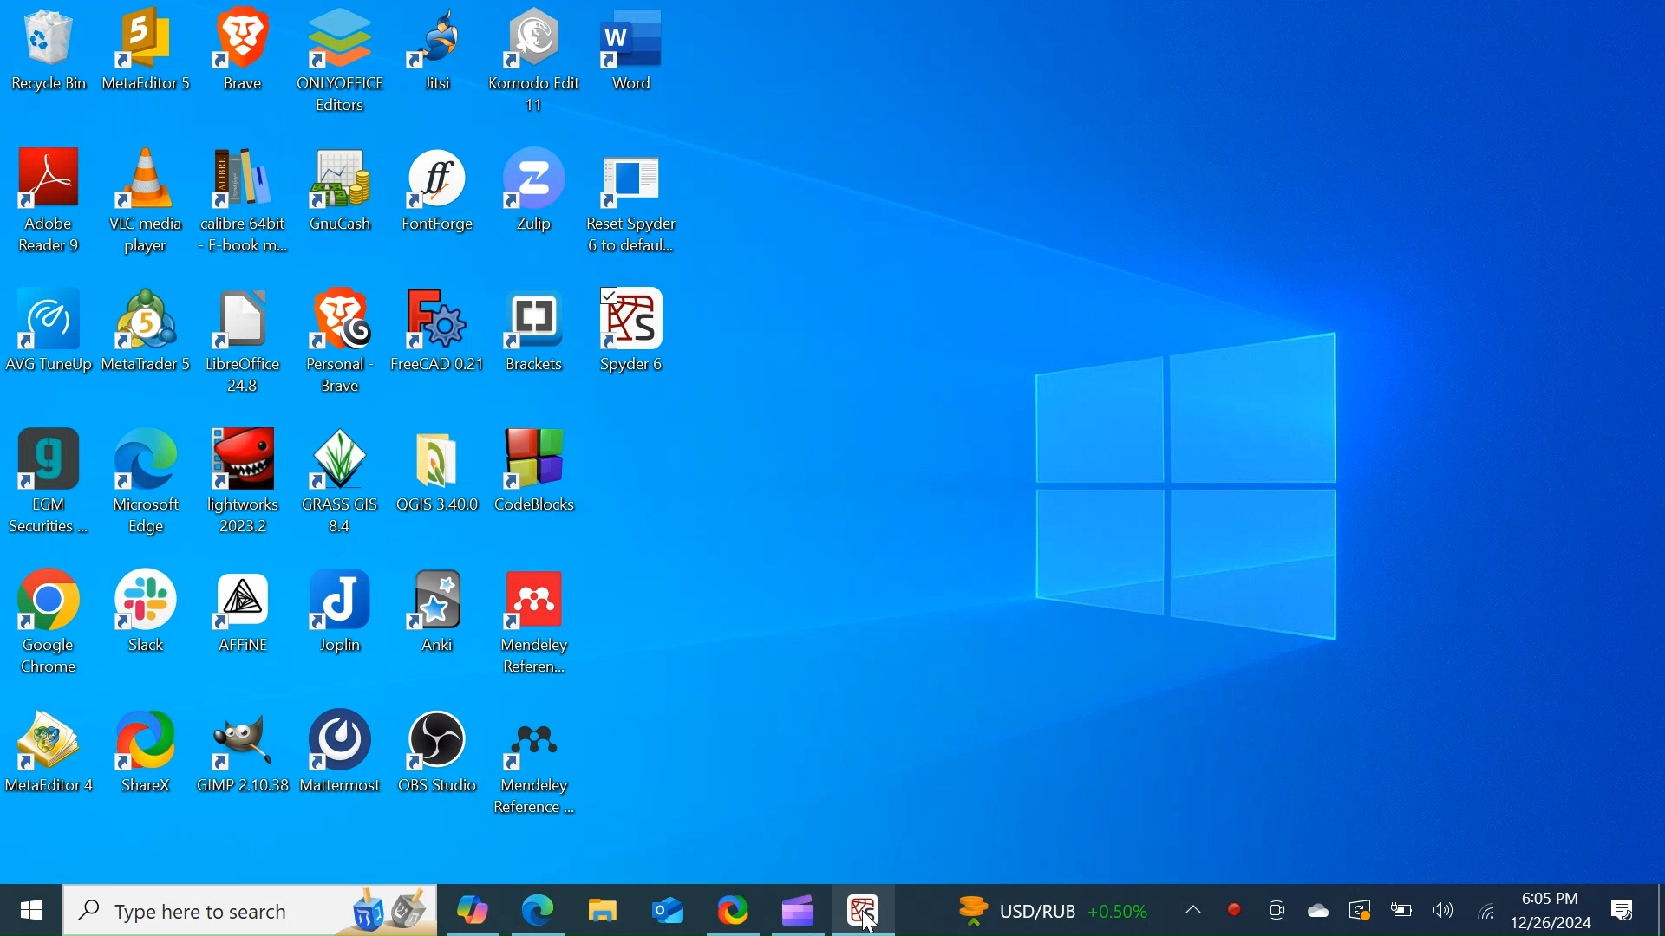  What do you see at coordinates (533, 206) in the screenshot?
I see `Zulip` at bounding box center [533, 206].